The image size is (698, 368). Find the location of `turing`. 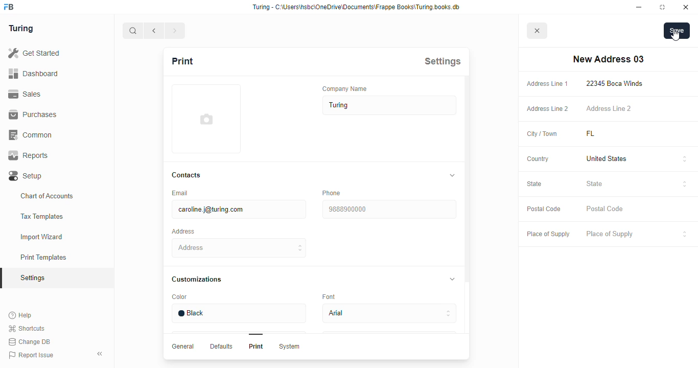

turing is located at coordinates (20, 28).